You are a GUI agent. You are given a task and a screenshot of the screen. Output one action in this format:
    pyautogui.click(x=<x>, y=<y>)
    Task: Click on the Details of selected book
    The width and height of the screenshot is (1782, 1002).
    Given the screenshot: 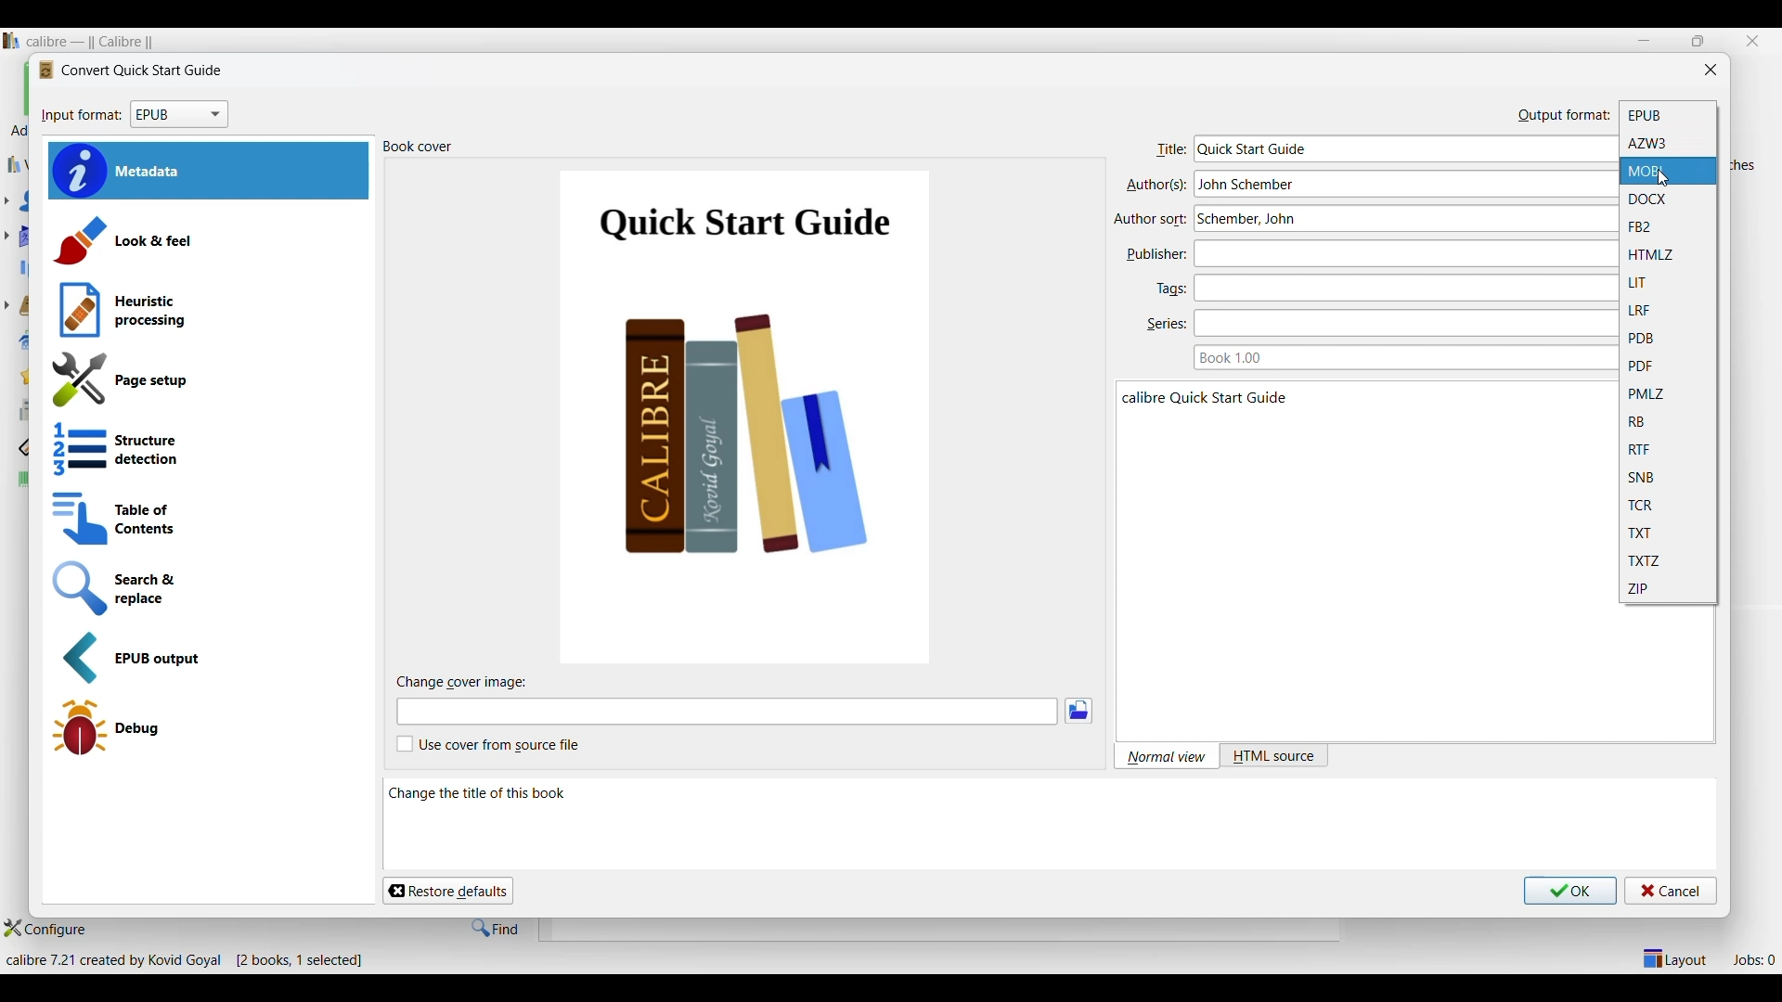 What is the action you would take?
    pyautogui.click(x=1361, y=473)
    